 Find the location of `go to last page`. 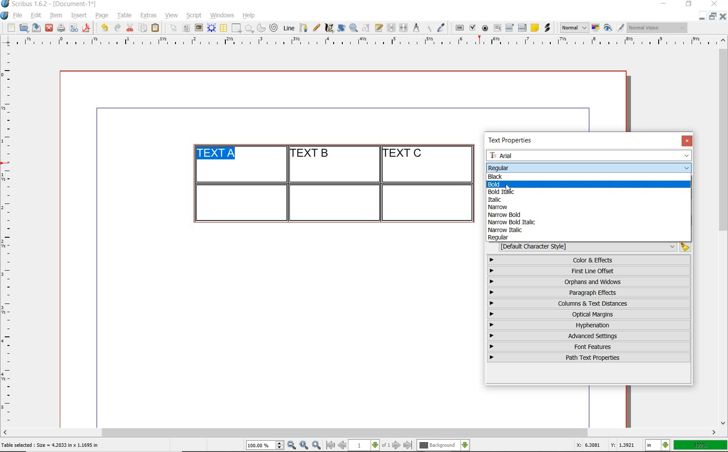

go to last page is located at coordinates (408, 446).